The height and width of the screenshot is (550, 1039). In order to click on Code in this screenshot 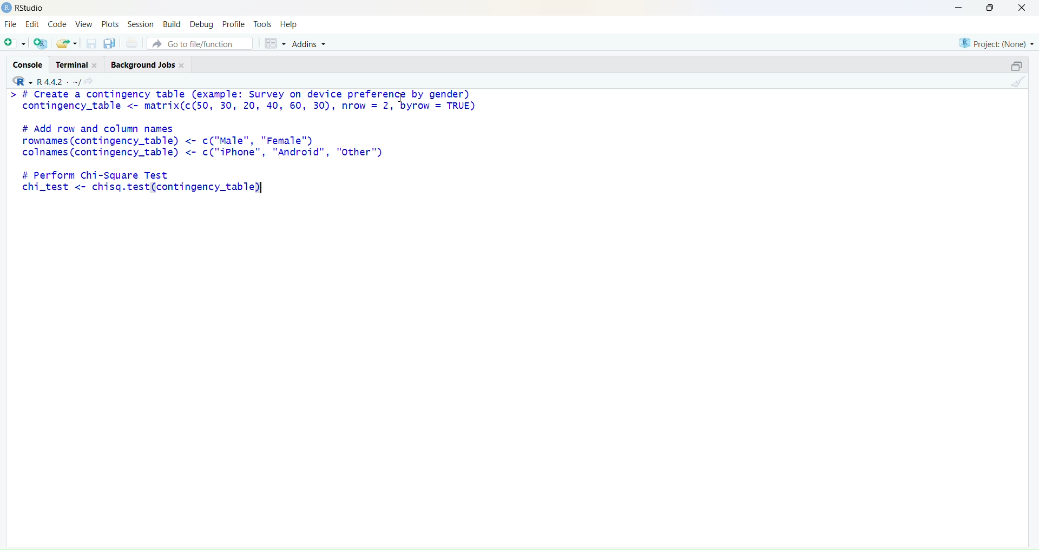, I will do `click(57, 24)`.